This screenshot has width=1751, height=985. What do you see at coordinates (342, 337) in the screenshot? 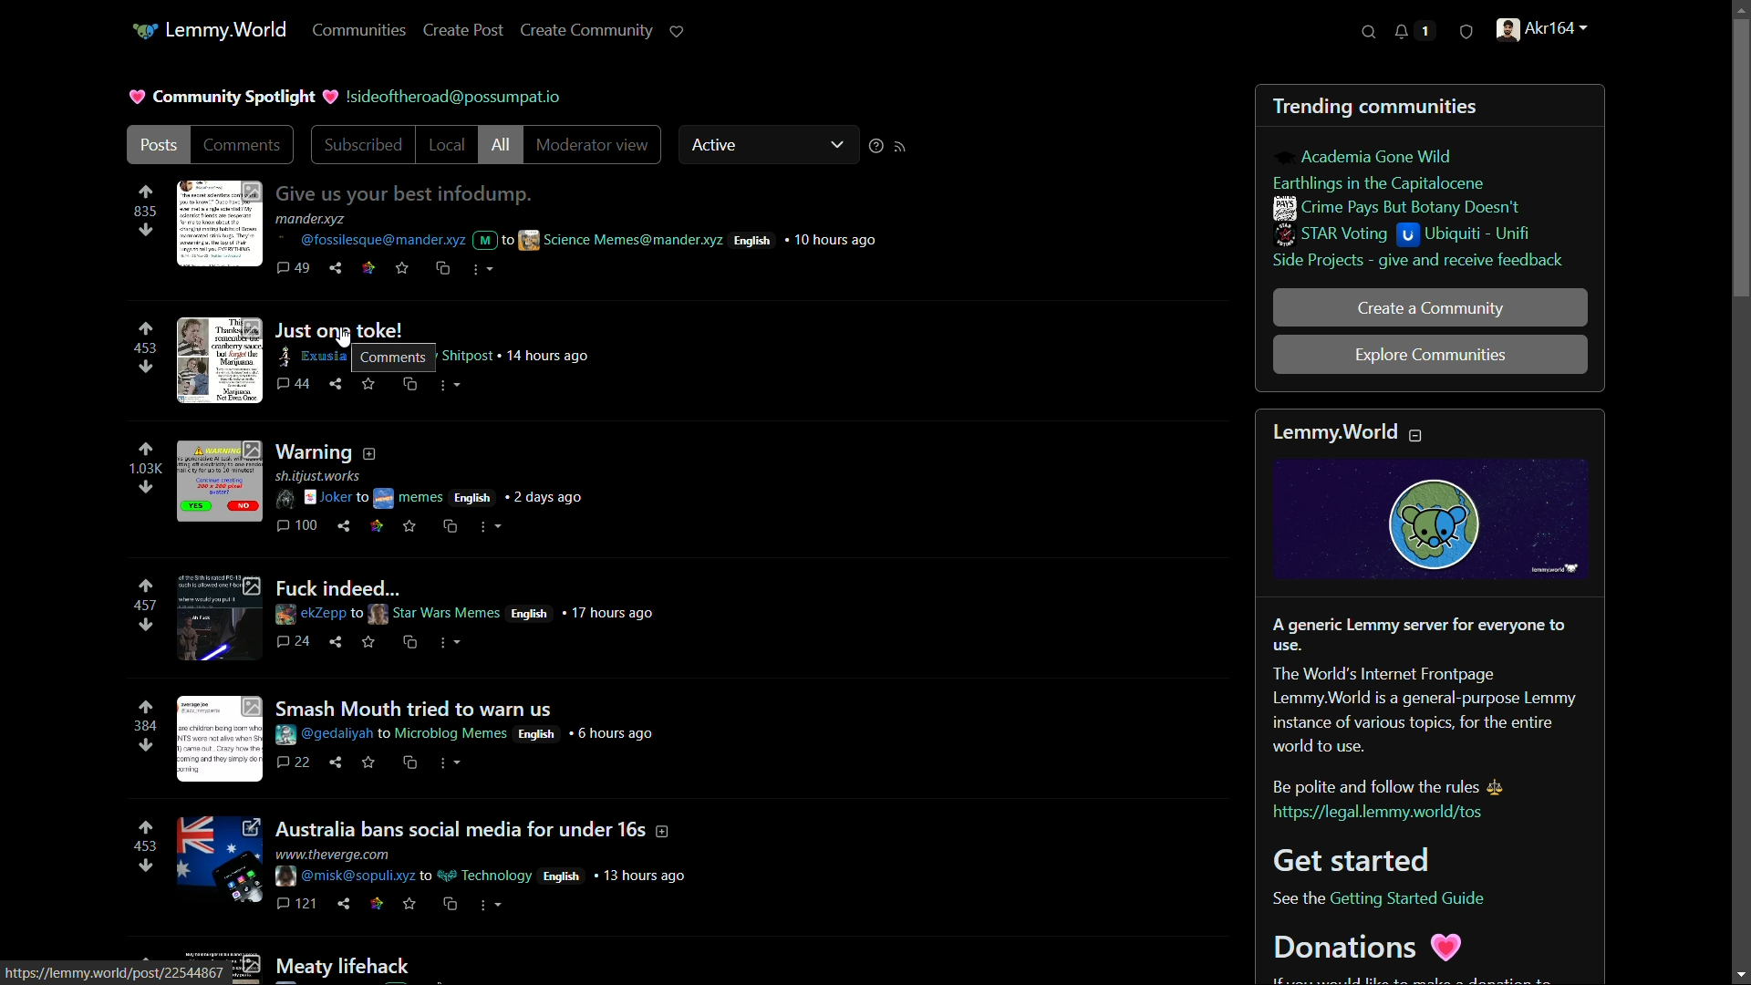
I see `cursor` at bounding box center [342, 337].